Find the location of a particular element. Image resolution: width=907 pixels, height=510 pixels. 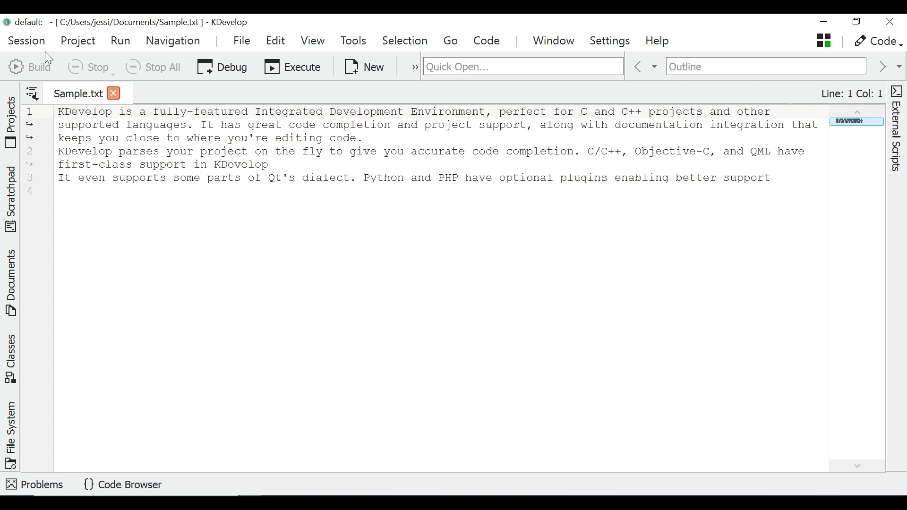

Toggle Classes tool view is located at coordinates (12, 360).